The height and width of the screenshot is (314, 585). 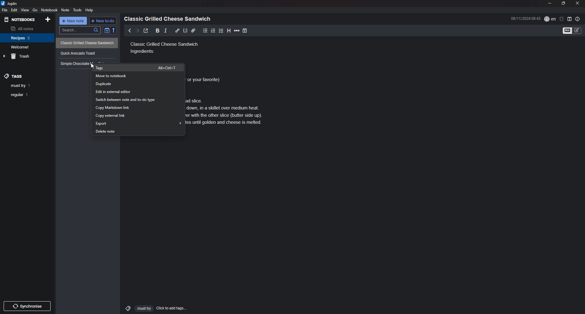 What do you see at coordinates (165, 30) in the screenshot?
I see `italic` at bounding box center [165, 30].